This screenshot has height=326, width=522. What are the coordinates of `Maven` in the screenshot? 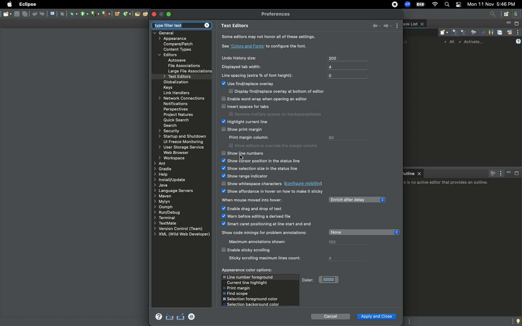 It's located at (163, 196).